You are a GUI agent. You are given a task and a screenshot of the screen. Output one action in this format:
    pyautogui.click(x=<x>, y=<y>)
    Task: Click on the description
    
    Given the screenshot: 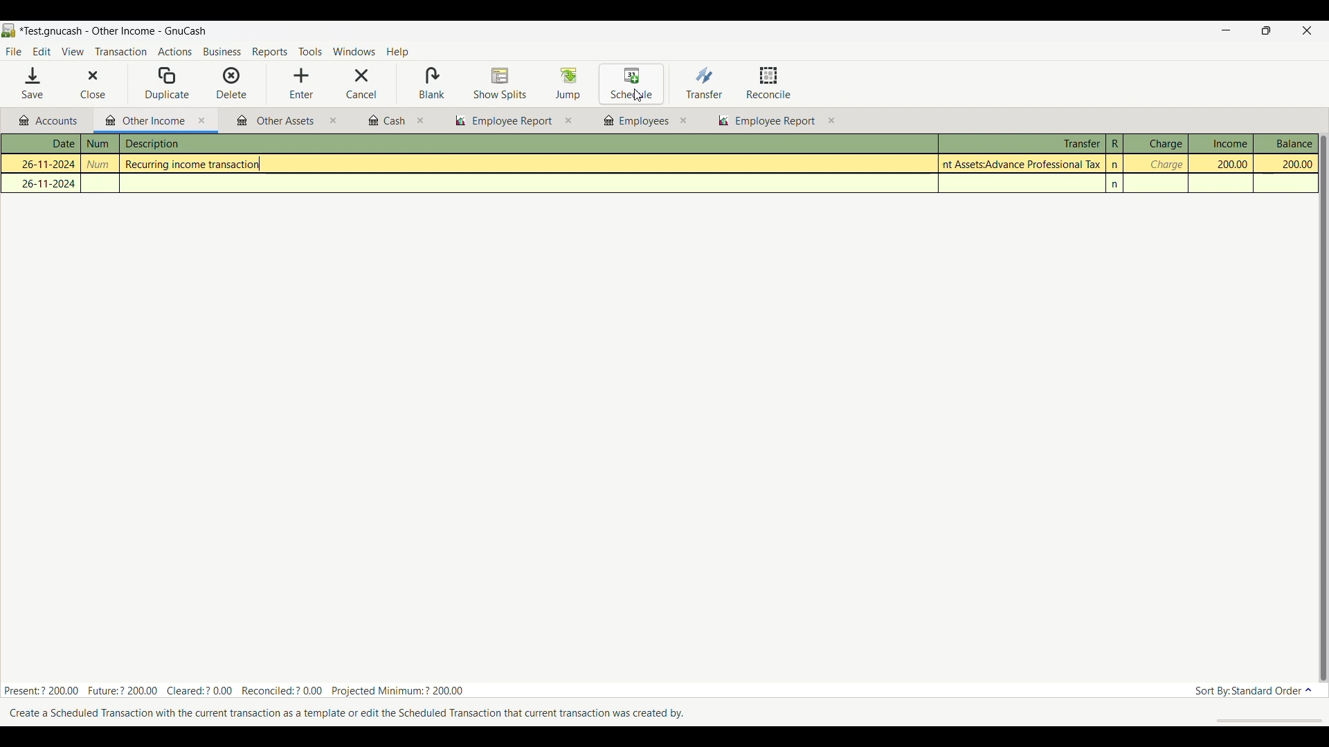 What is the action you would take?
    pyautogui.click(x=224, y=145)
    